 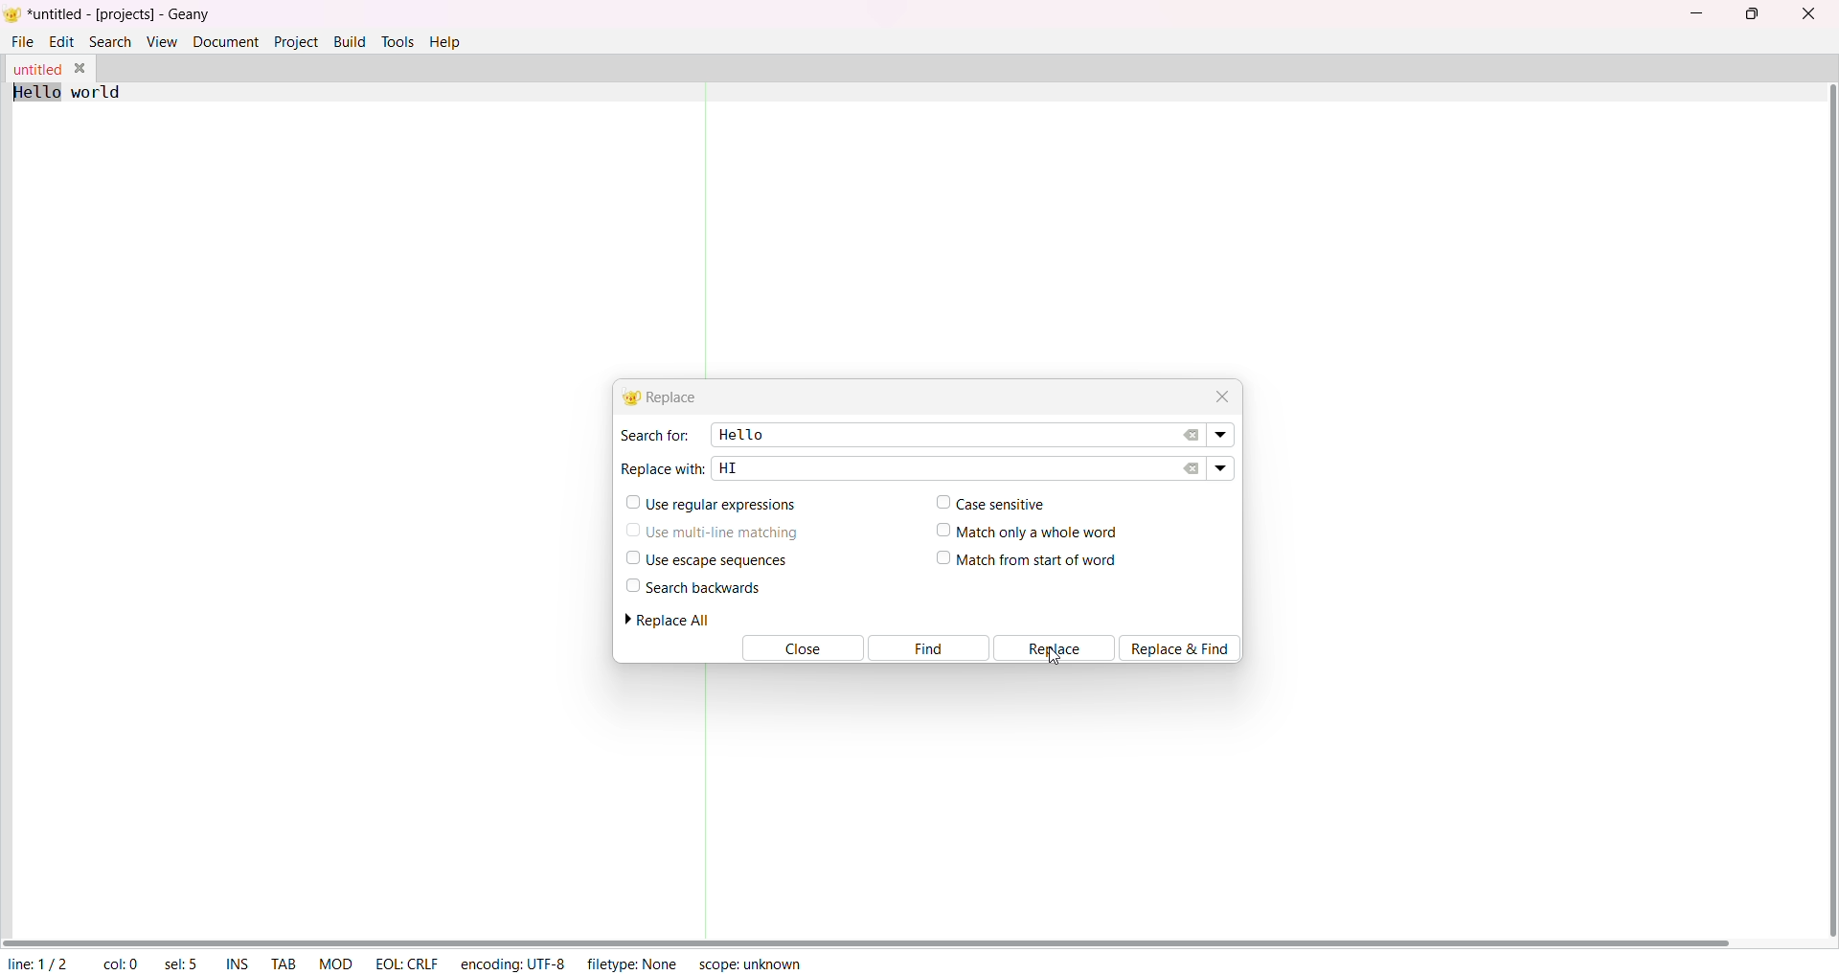 What do you see at coordinates (406, 961) in the screenshot?
I see `EOL: CRLF` at bounding box center [406, 961].